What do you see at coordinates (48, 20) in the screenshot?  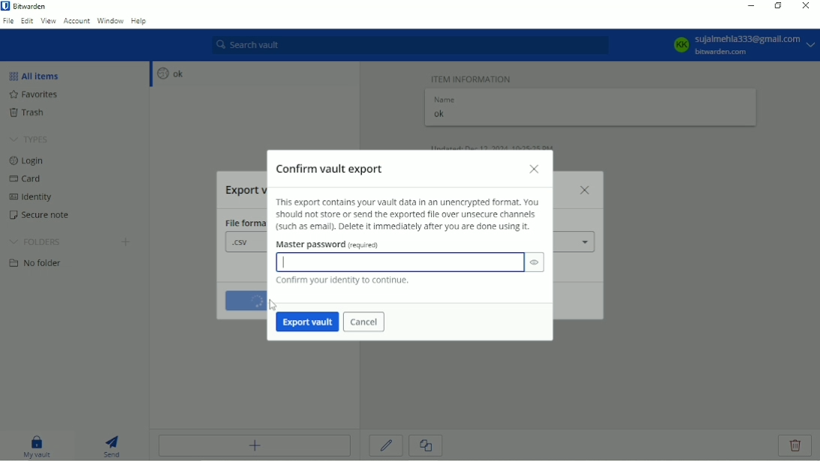 I see `View` at bounding box center [48, 20].